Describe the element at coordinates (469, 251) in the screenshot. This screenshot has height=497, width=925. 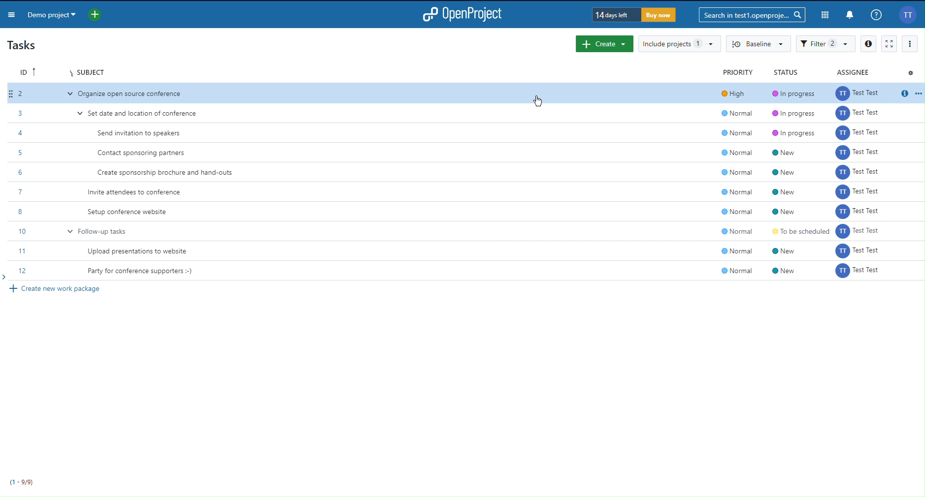
I see `Li SEE PUNIETARSONS US Te" @ Normal -— Ww` at that location.